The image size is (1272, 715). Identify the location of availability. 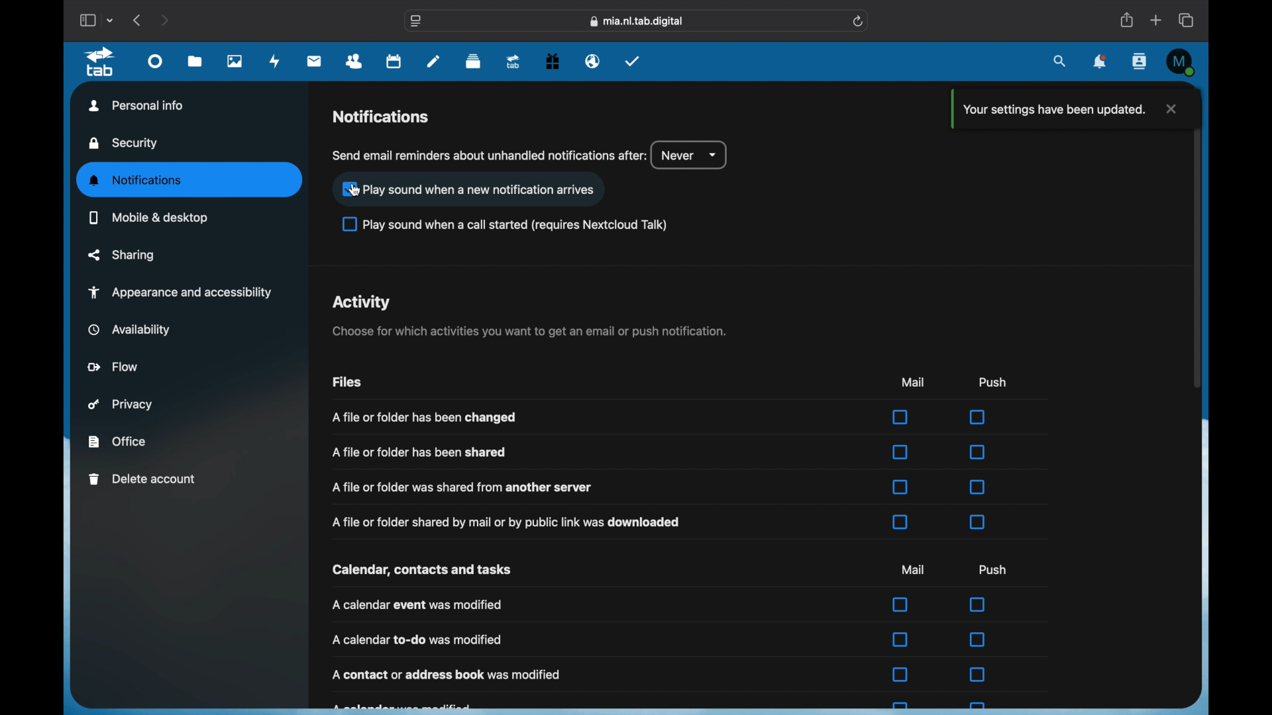
(129, 330).